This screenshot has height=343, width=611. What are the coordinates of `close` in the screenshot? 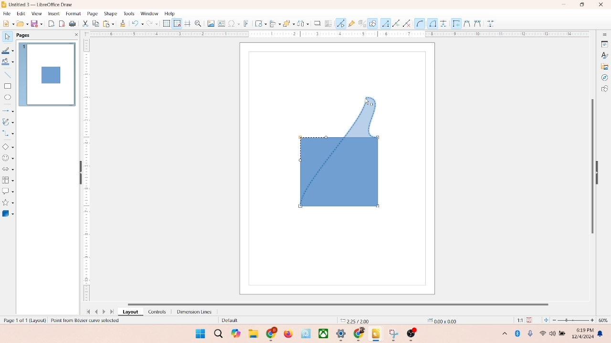 It's located at (74, 35).